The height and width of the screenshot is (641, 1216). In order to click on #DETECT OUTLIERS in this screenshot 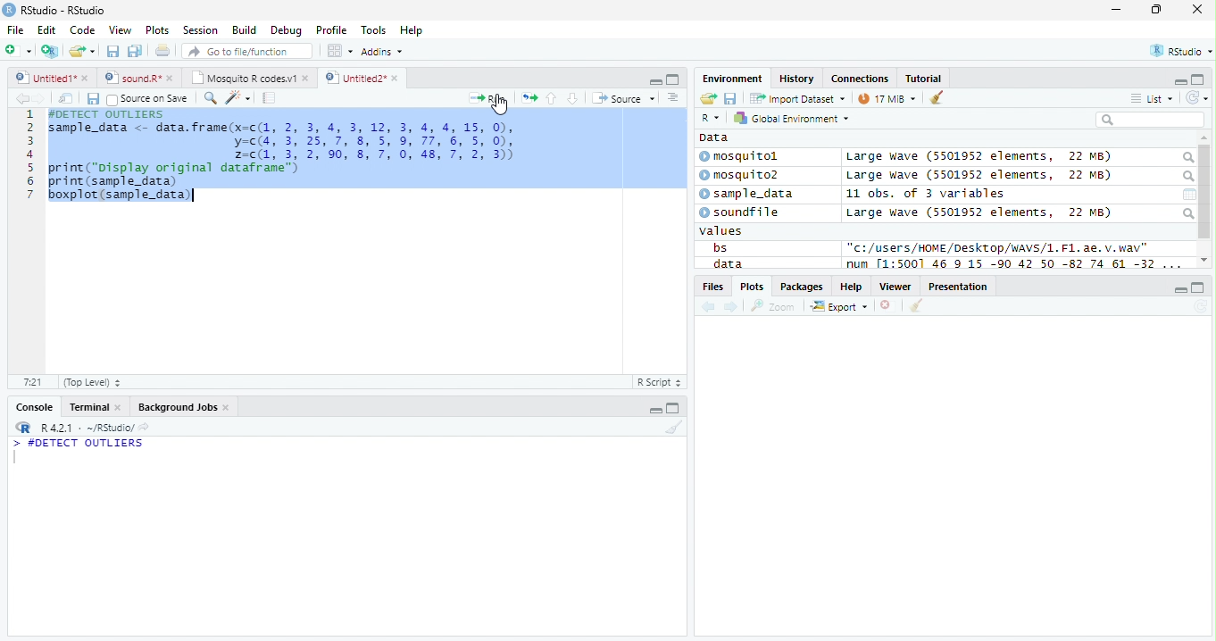, I will do `click(79, 444)`.